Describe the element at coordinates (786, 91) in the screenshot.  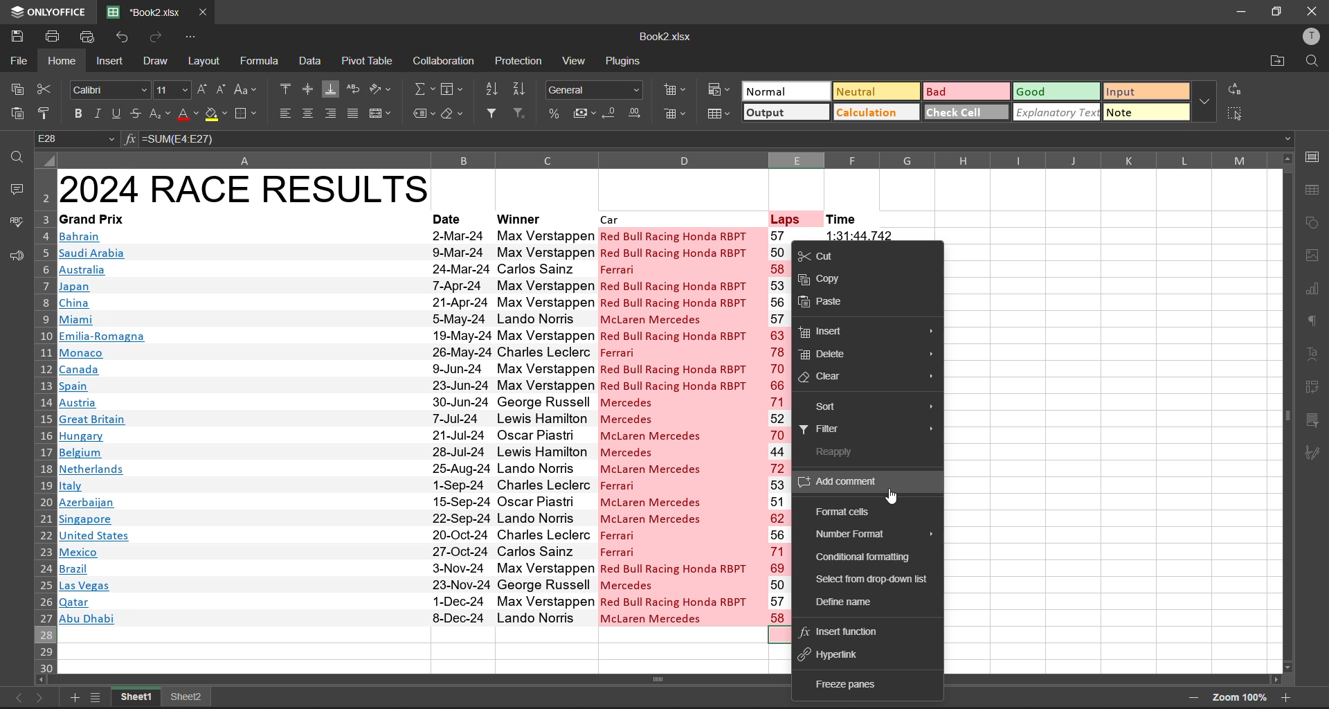
I see `normal` at that location.